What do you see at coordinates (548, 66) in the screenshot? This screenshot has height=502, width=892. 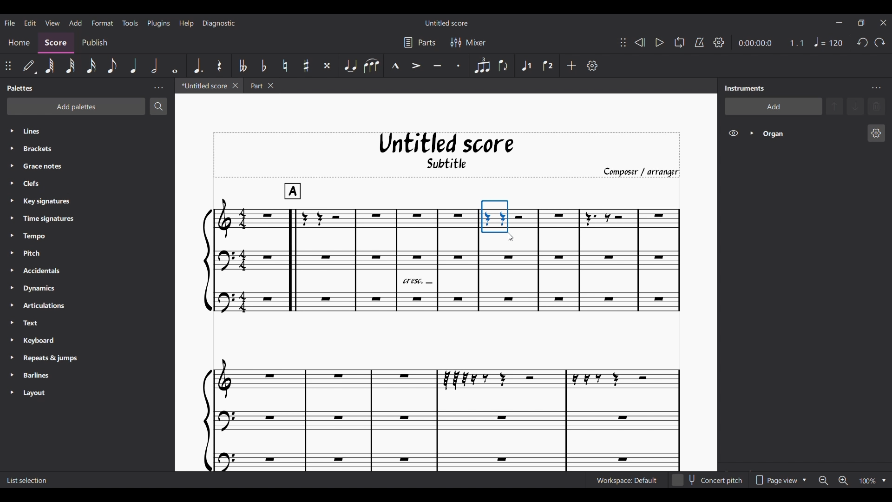 I see `Voice 2` at bounding box center [548, 66].